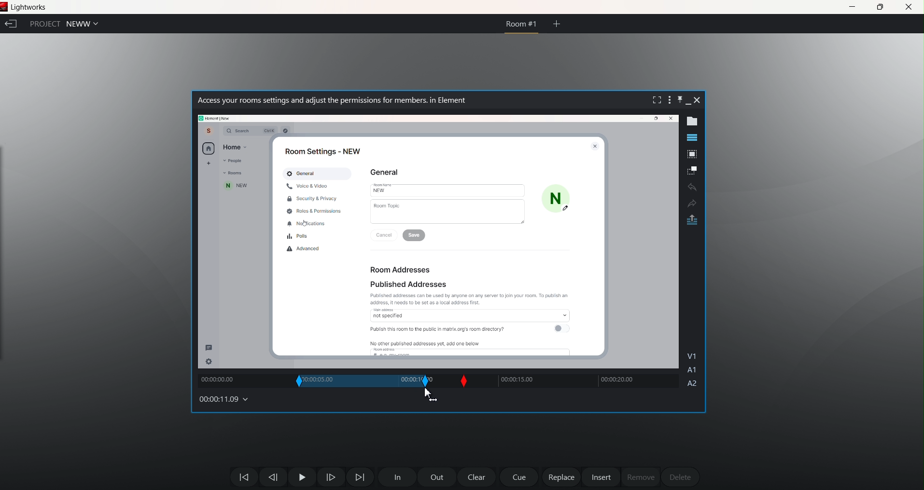 The height and width of the screenshot is (490, 924). I want to click on close, so click(669, 119).